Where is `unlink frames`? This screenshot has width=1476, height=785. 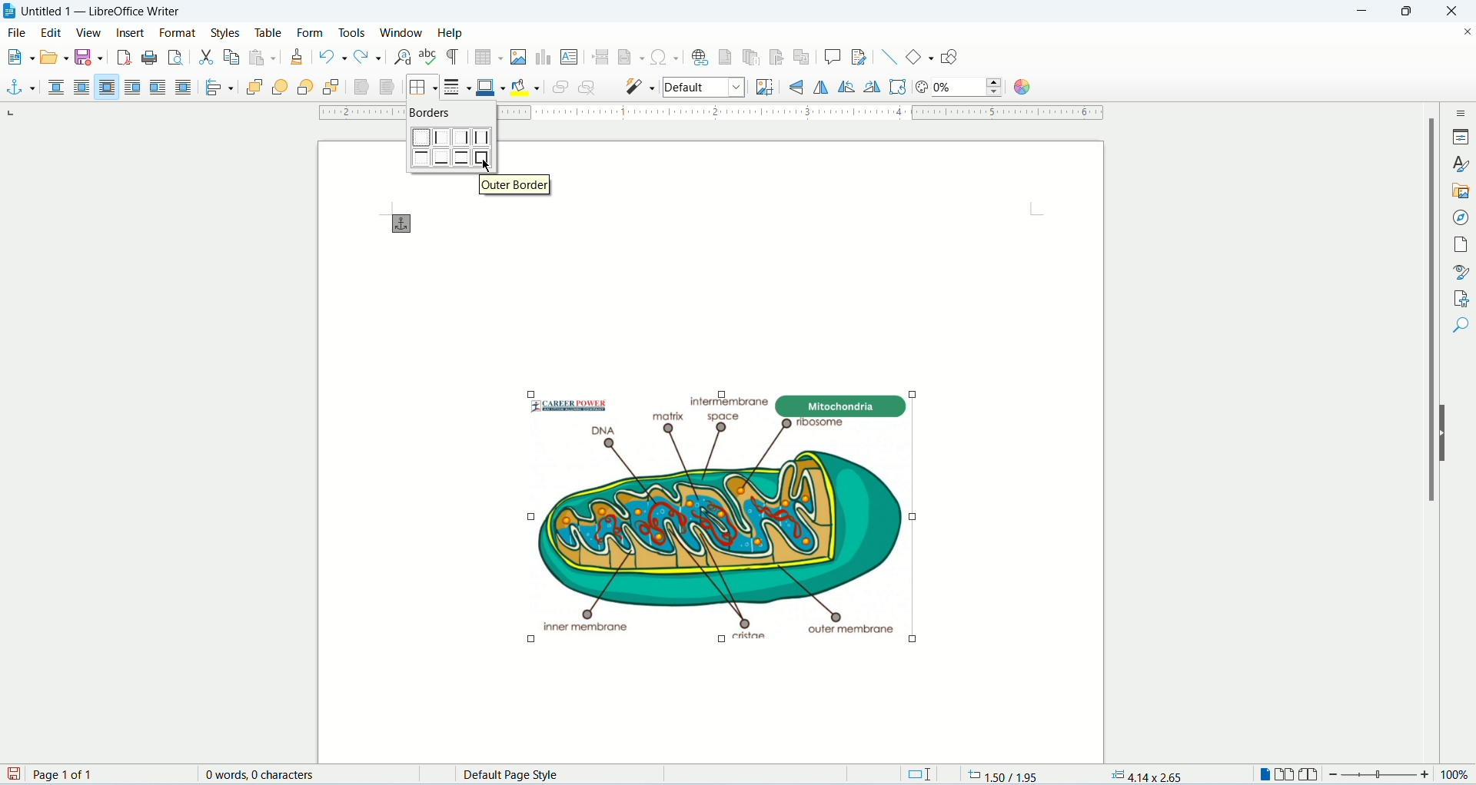
unlink frames is located at coordinates (588, 88).